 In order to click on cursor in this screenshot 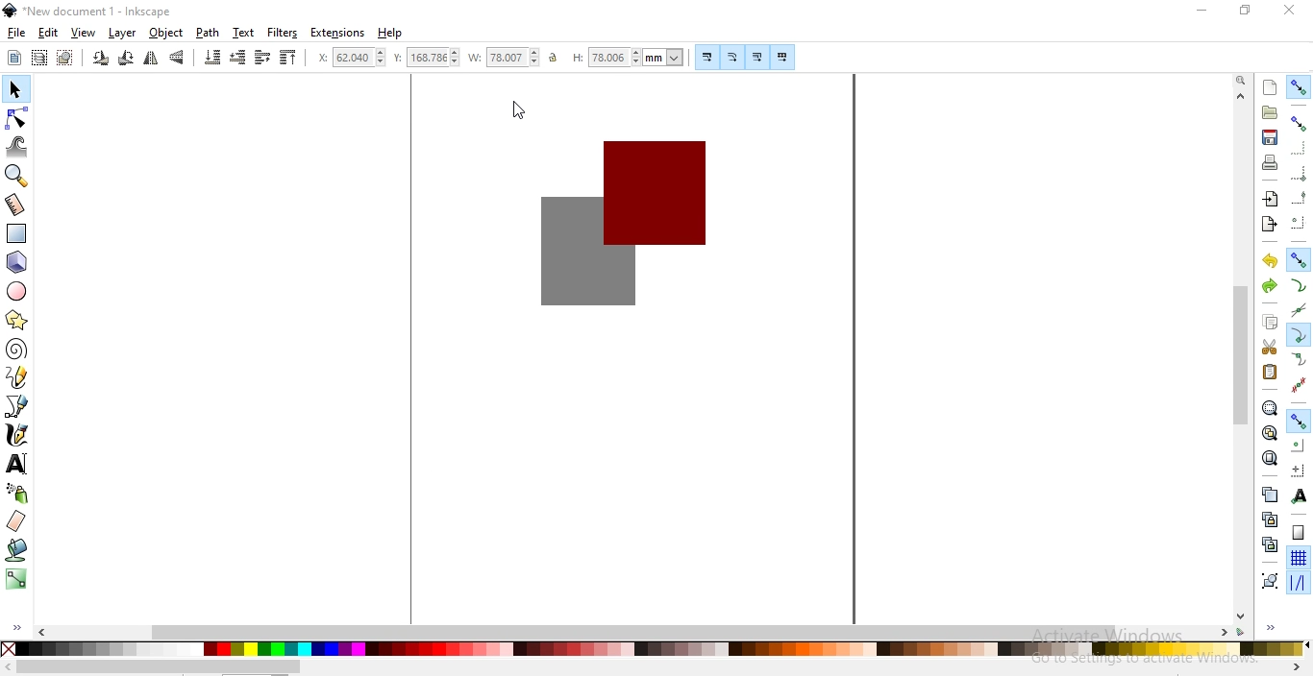, I will do `click(521, 109)`.